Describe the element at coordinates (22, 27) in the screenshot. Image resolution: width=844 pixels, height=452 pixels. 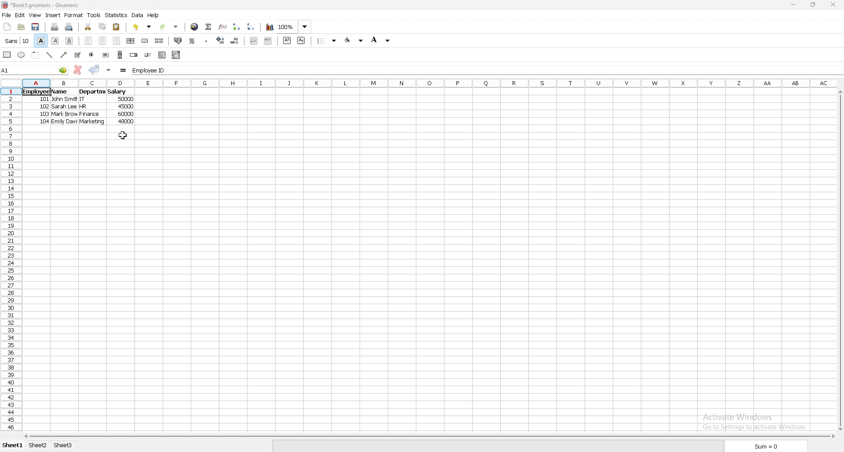
I see `open` at that location.